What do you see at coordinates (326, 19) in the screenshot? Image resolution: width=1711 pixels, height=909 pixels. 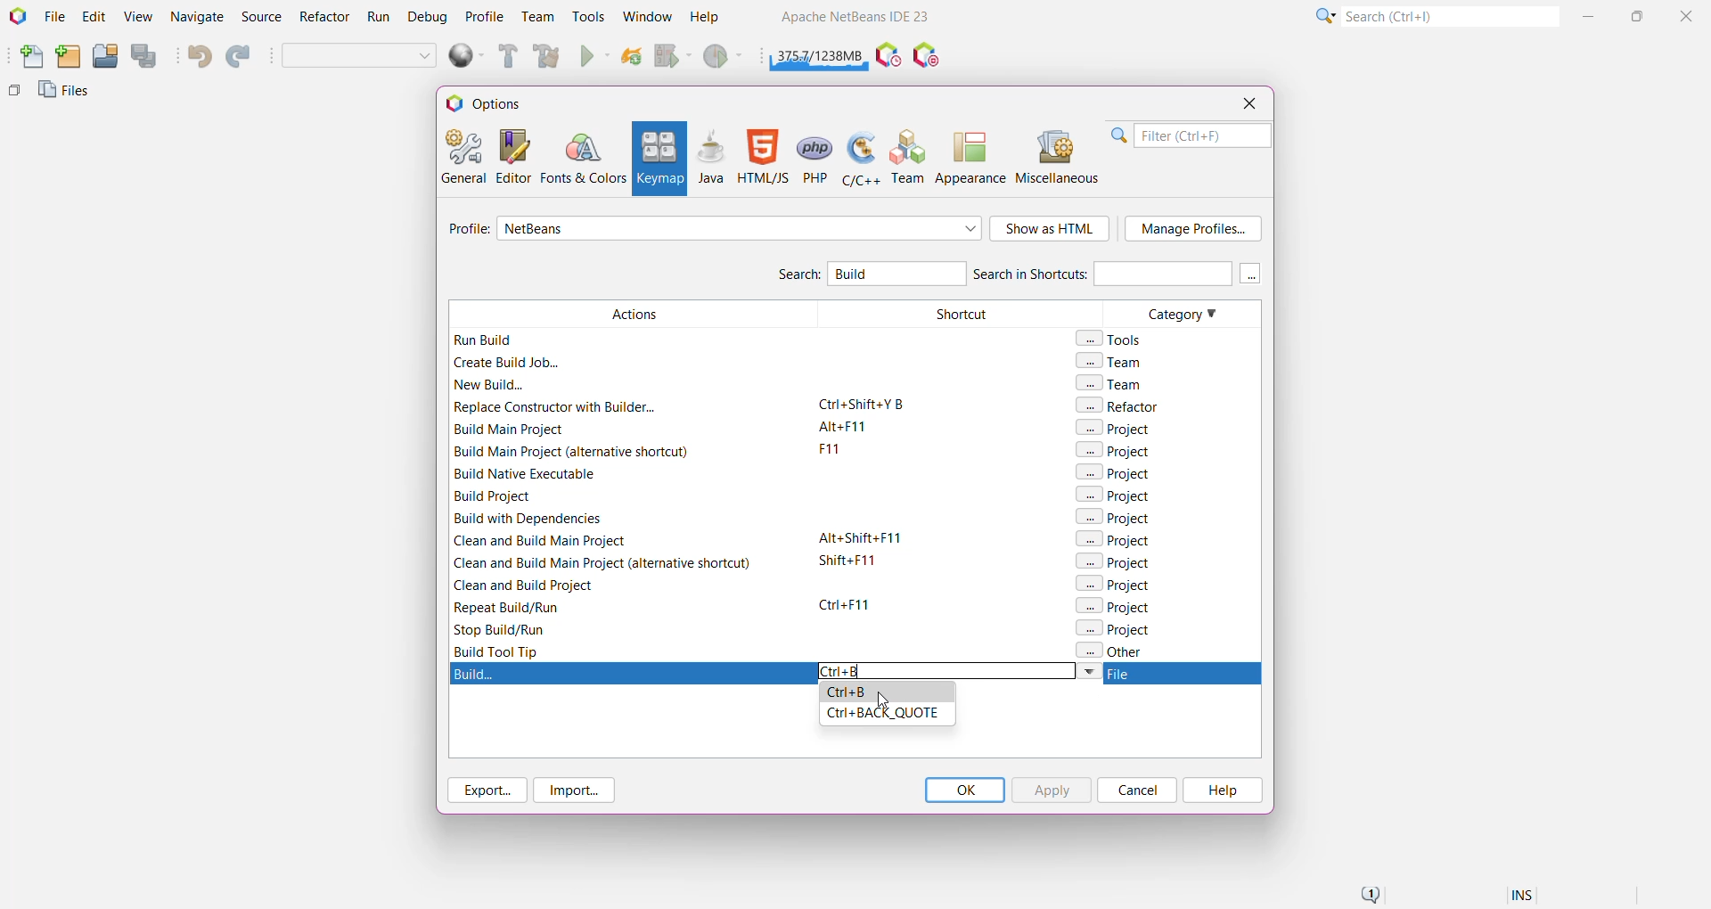 I see `Refactor` at bounding box center [326, 19].